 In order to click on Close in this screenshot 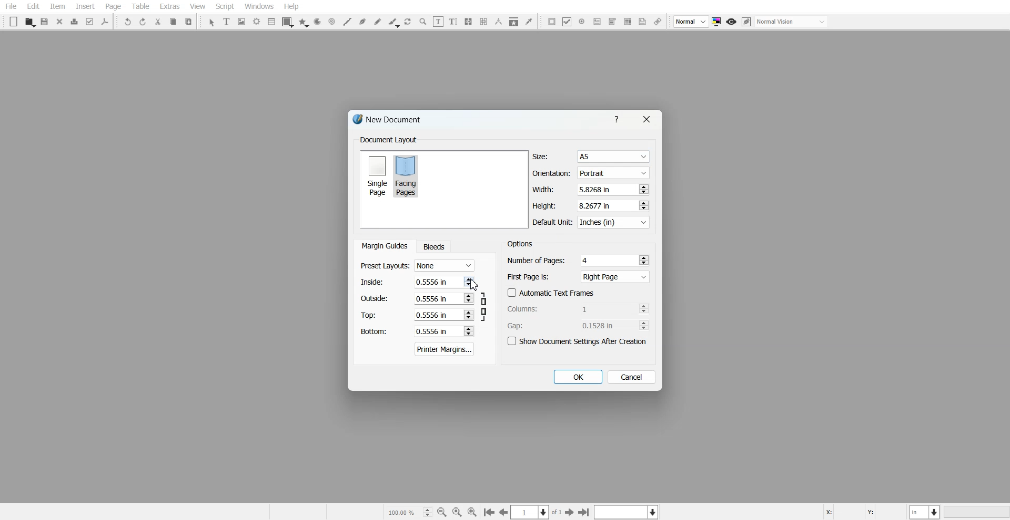, I will do `click(645, 119)`.